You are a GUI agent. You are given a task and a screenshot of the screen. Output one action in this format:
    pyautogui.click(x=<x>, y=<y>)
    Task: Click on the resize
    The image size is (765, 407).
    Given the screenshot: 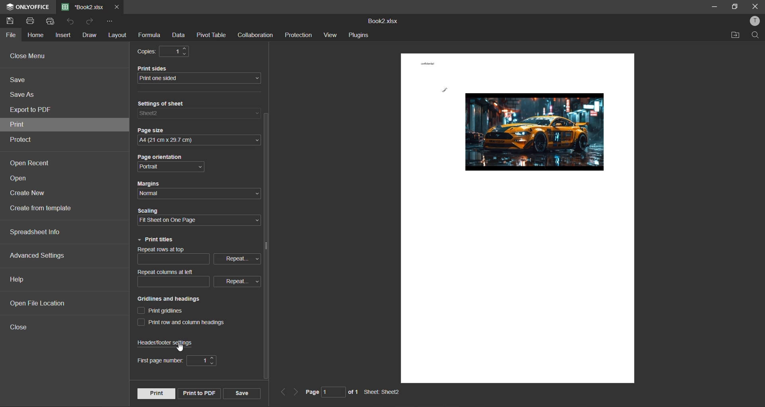 What is the action you would take?
    pyautogui.click(x=734, y=8)
    